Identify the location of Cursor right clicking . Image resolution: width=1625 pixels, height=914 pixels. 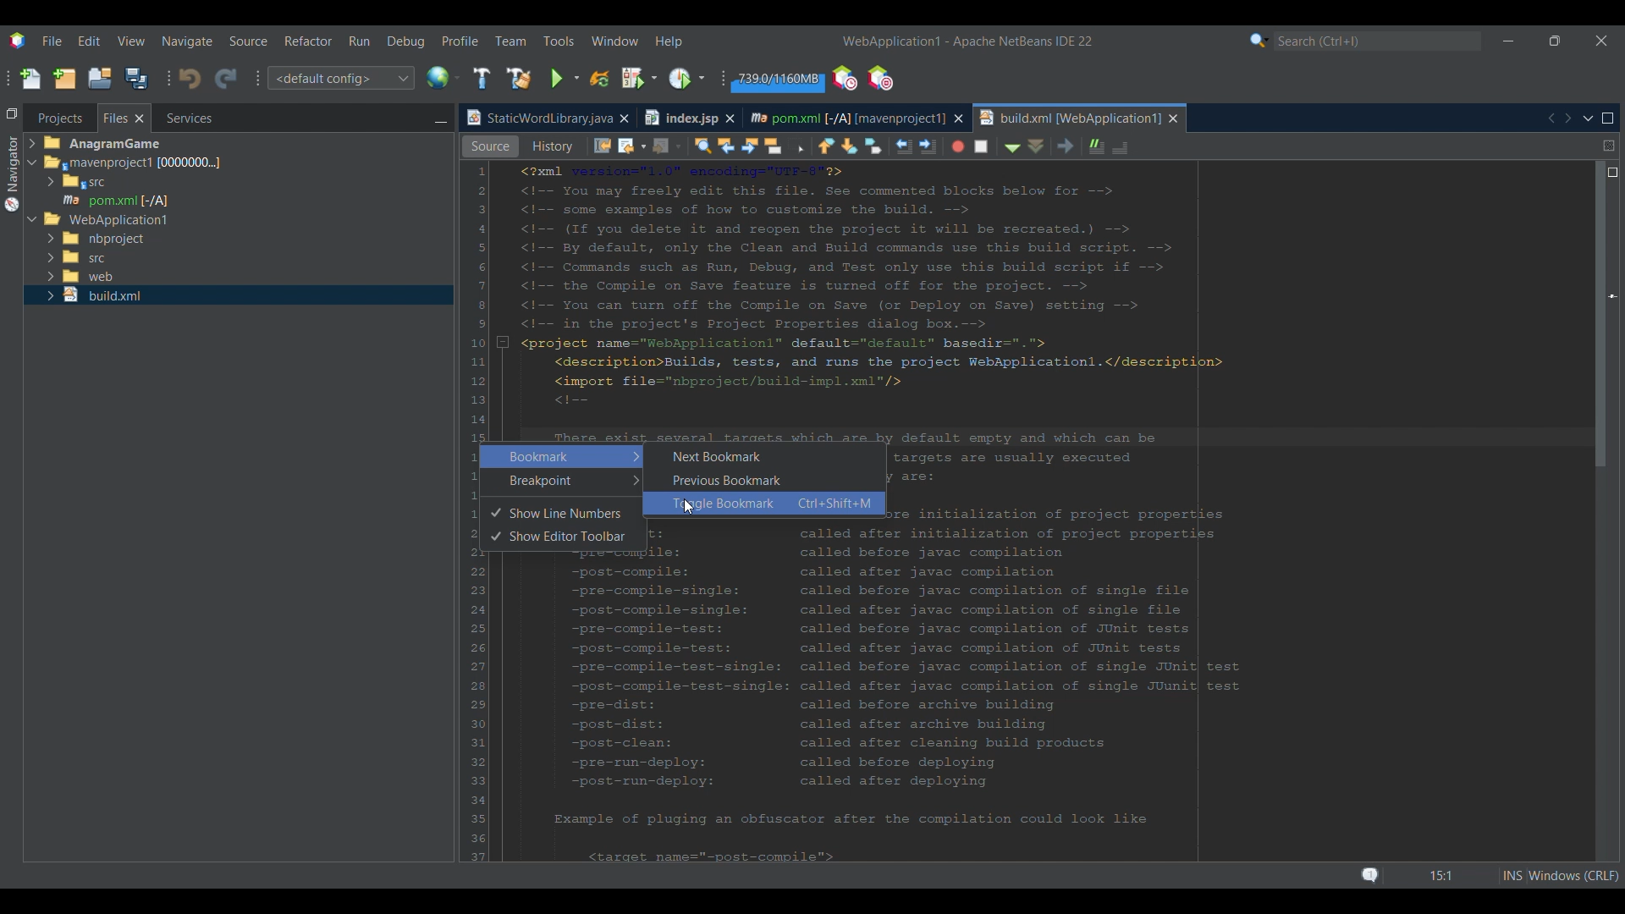
(487, 258).